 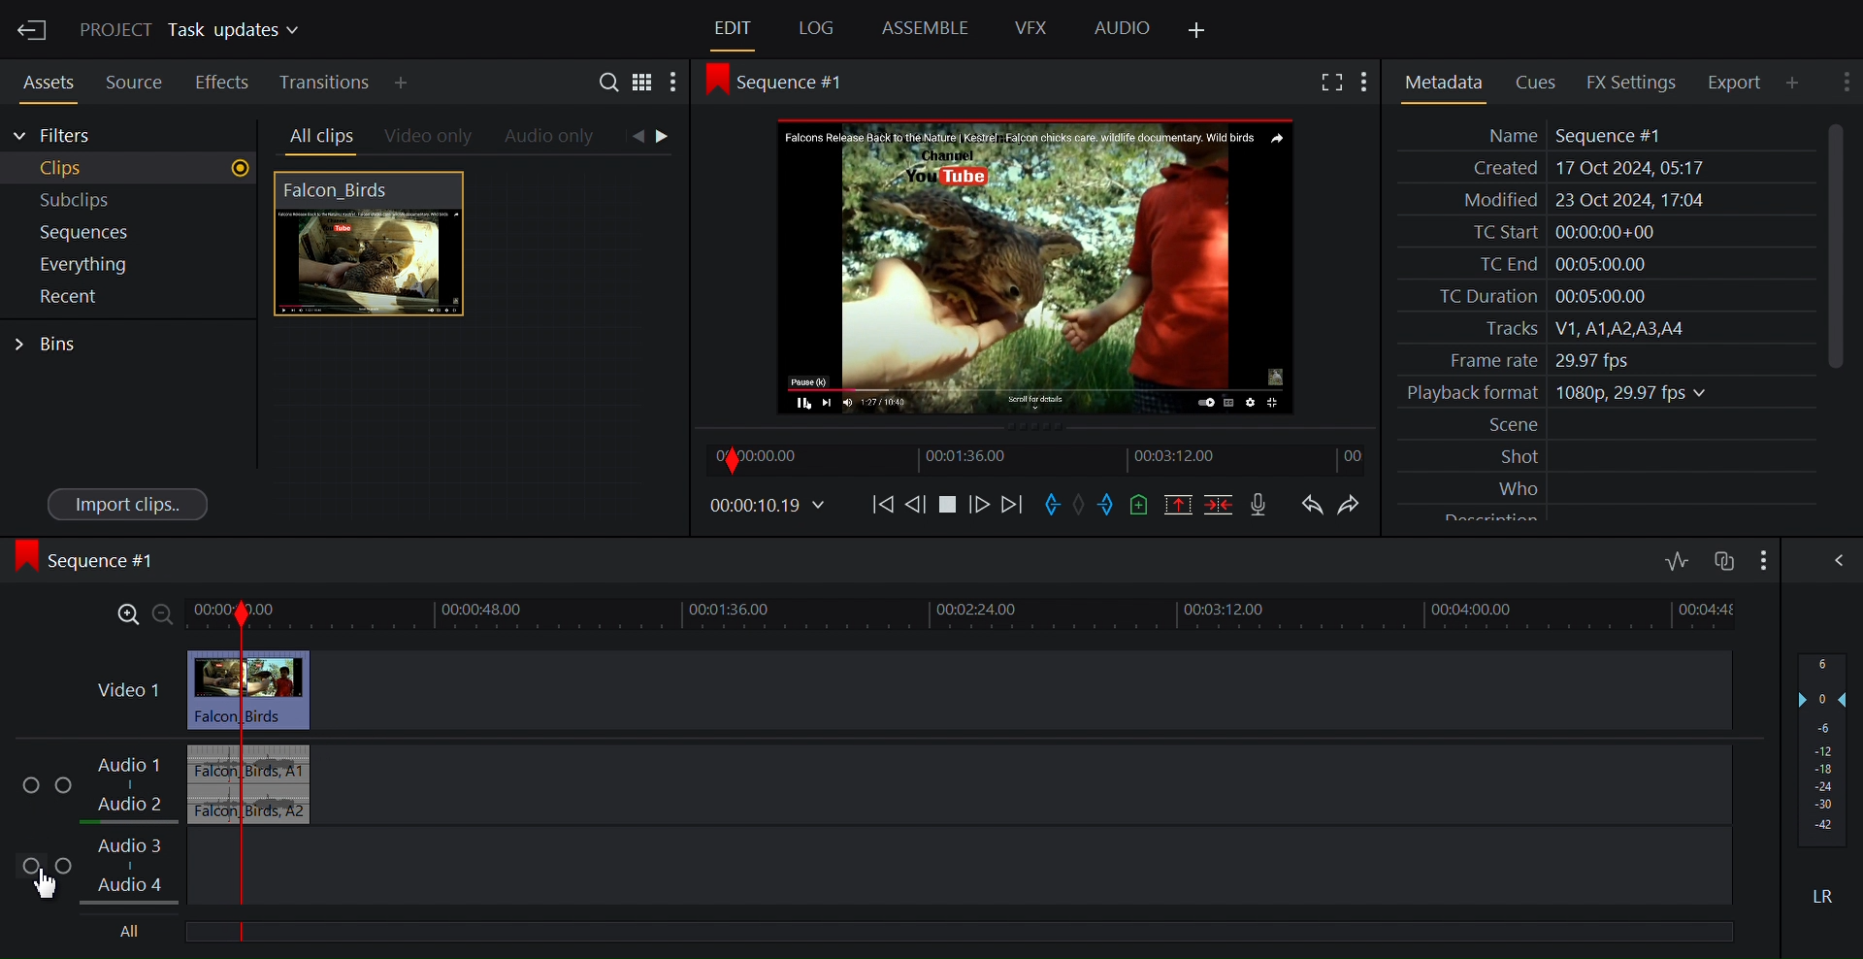 What do you see at coordinates (1678, 558) in the screenshot?
I see `Toggle audio levels editing` at bounding box center [1678, 558].